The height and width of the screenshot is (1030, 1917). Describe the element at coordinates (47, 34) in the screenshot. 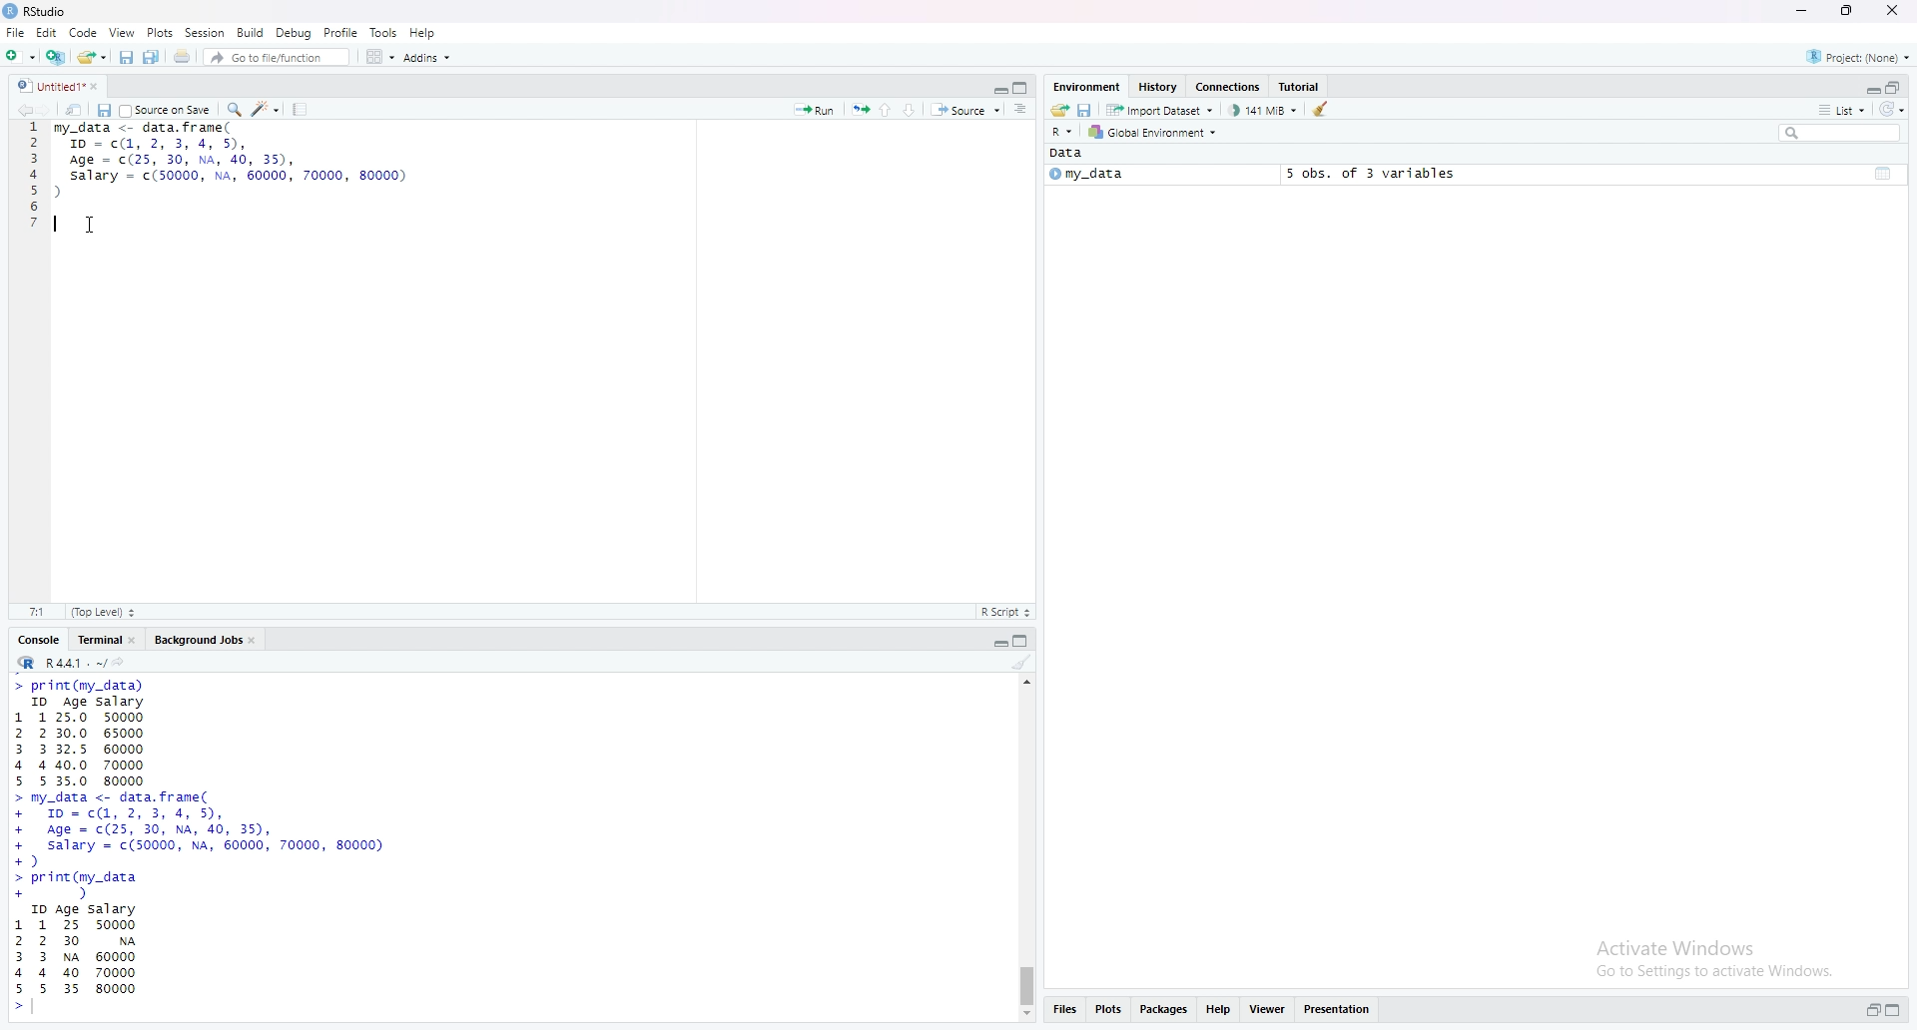

I see `Edit` at that location.